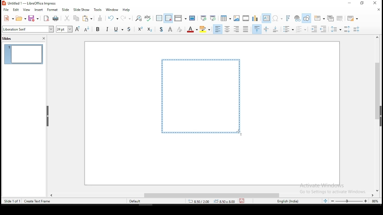 The width and height of the screenshot is (383, 215). I want to click on slide 1 of 1, so click(14, 202).